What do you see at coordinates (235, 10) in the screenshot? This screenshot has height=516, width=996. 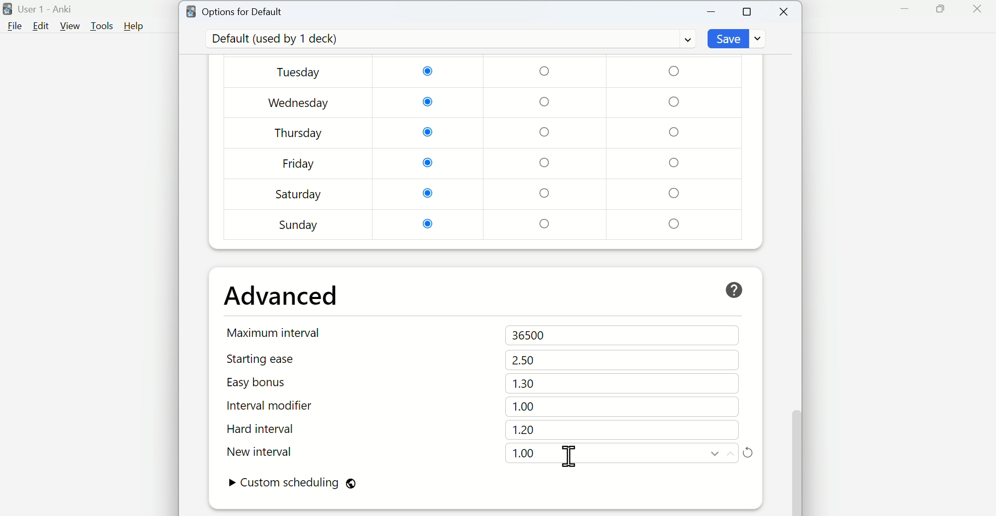 I see `Options for Default` at bounding box center [235, 10].